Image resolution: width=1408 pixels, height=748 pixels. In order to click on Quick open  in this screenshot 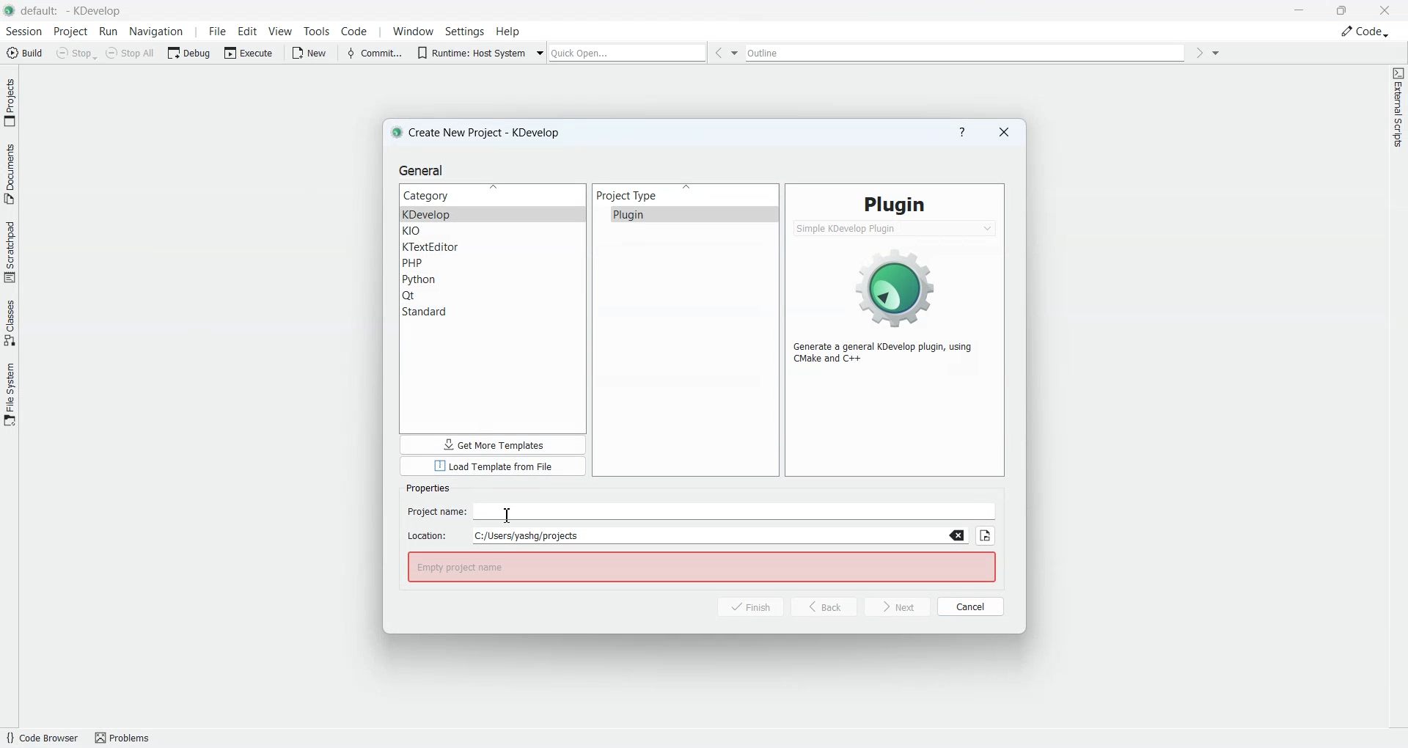, I will do `click(628, 53)`.